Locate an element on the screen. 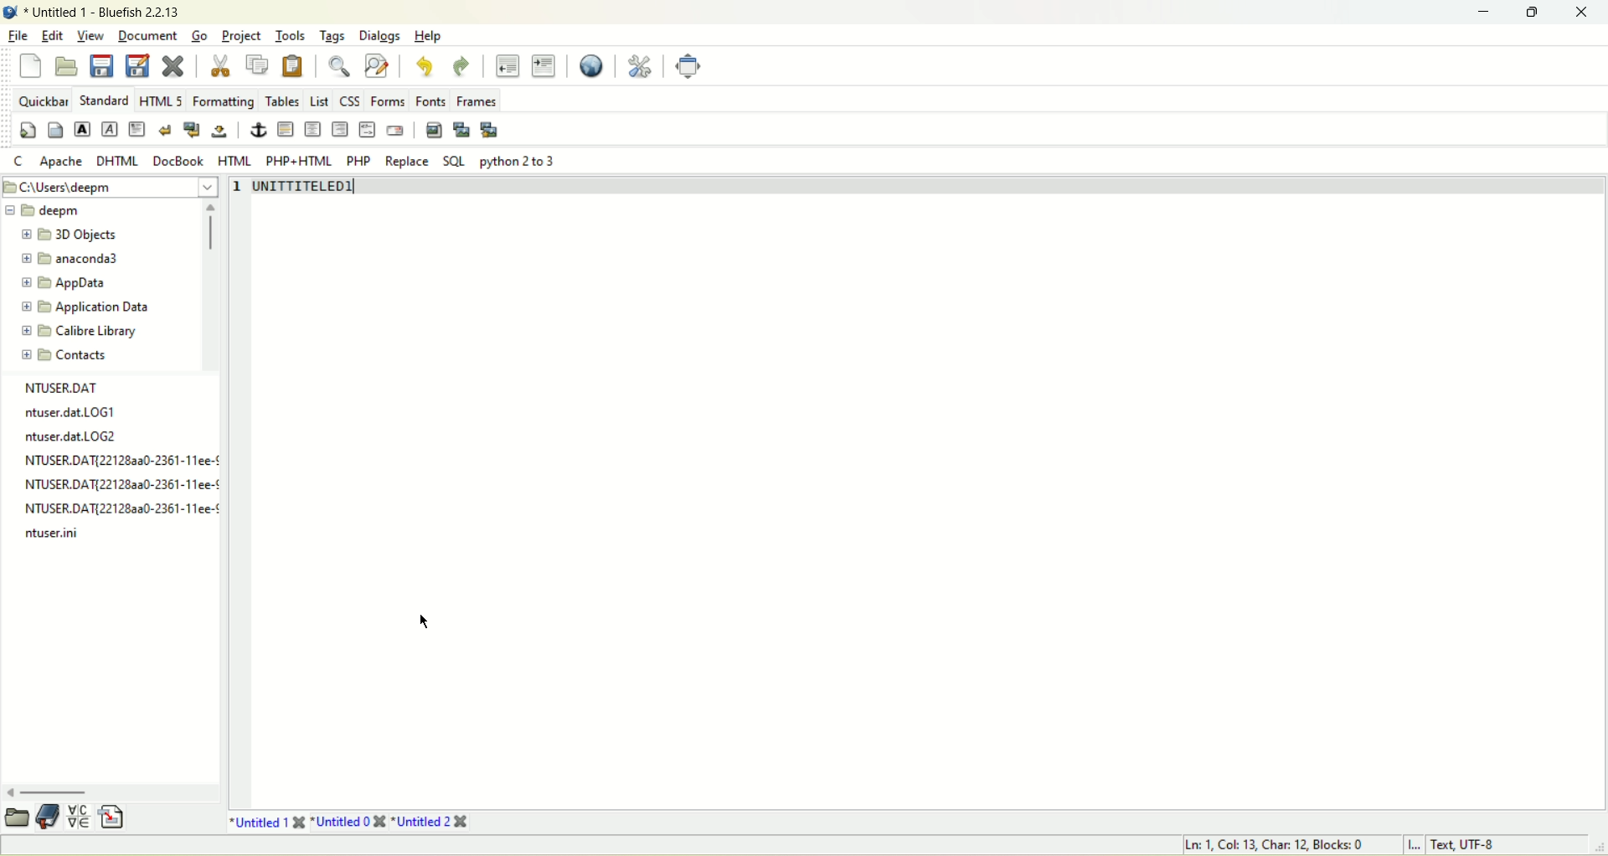 This screenshot has height=856, width=1608. PHP is located at coordinates (357, 160).